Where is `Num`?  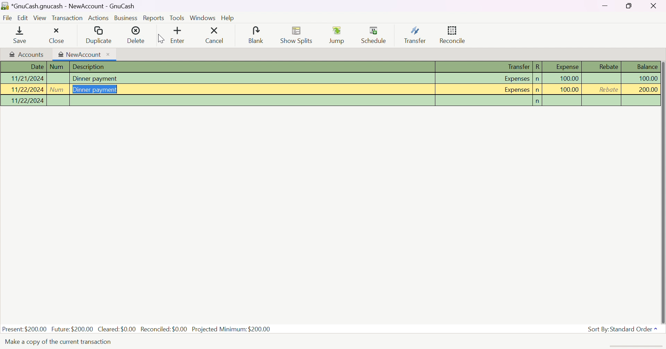
Num is located at coordinates (57, 66).